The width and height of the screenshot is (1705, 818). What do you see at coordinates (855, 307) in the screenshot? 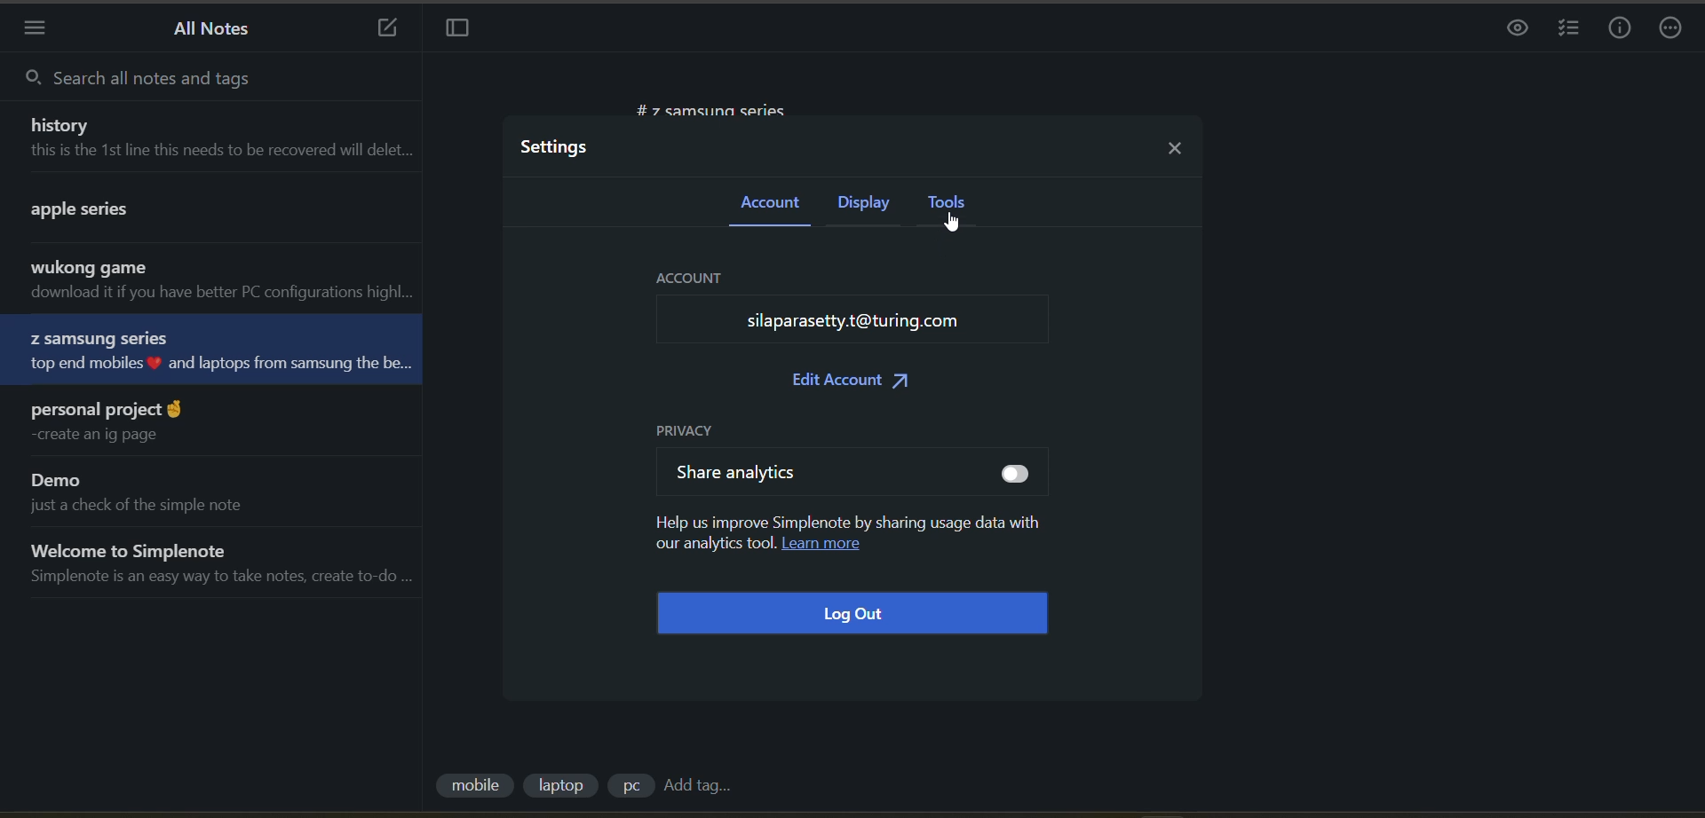
I see `account` at bounding box center [855, 307].